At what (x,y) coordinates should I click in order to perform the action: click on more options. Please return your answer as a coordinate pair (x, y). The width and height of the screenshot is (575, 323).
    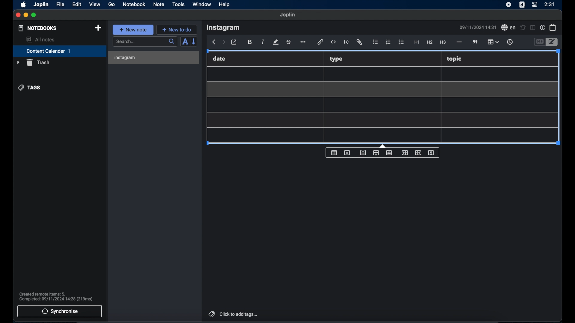
    Looking at the image, I should click on (302, 42).